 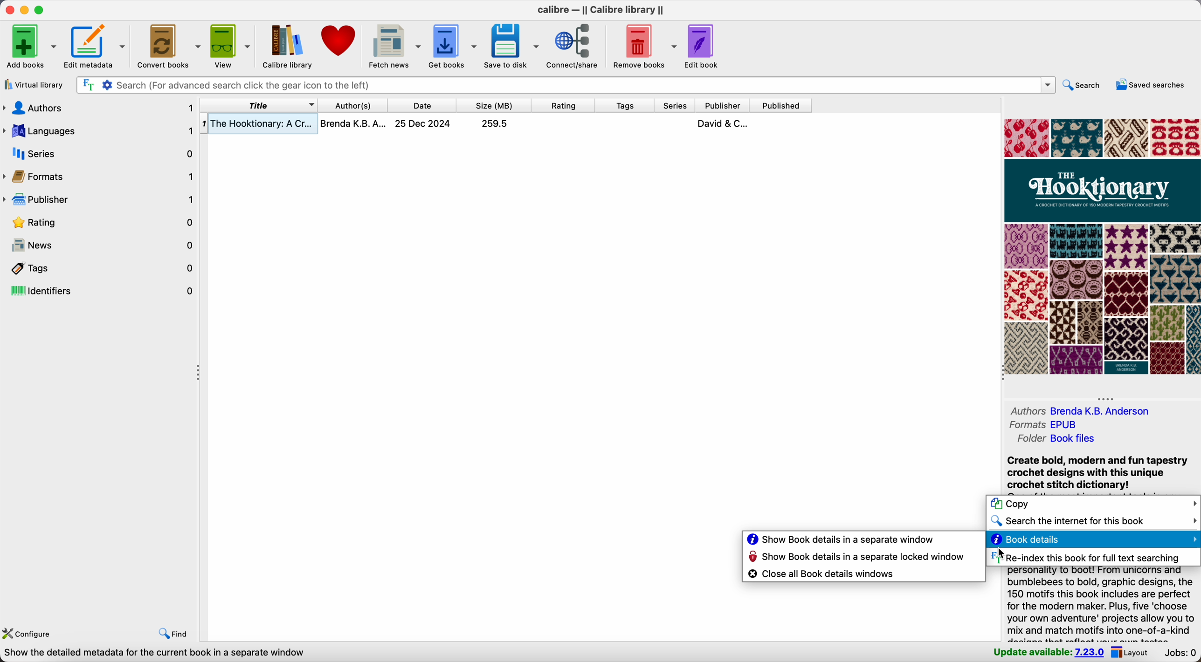 What do you see at coordinates (23, 10) in the screenshot?
I see `minimize` at bounding box center [23, 10].